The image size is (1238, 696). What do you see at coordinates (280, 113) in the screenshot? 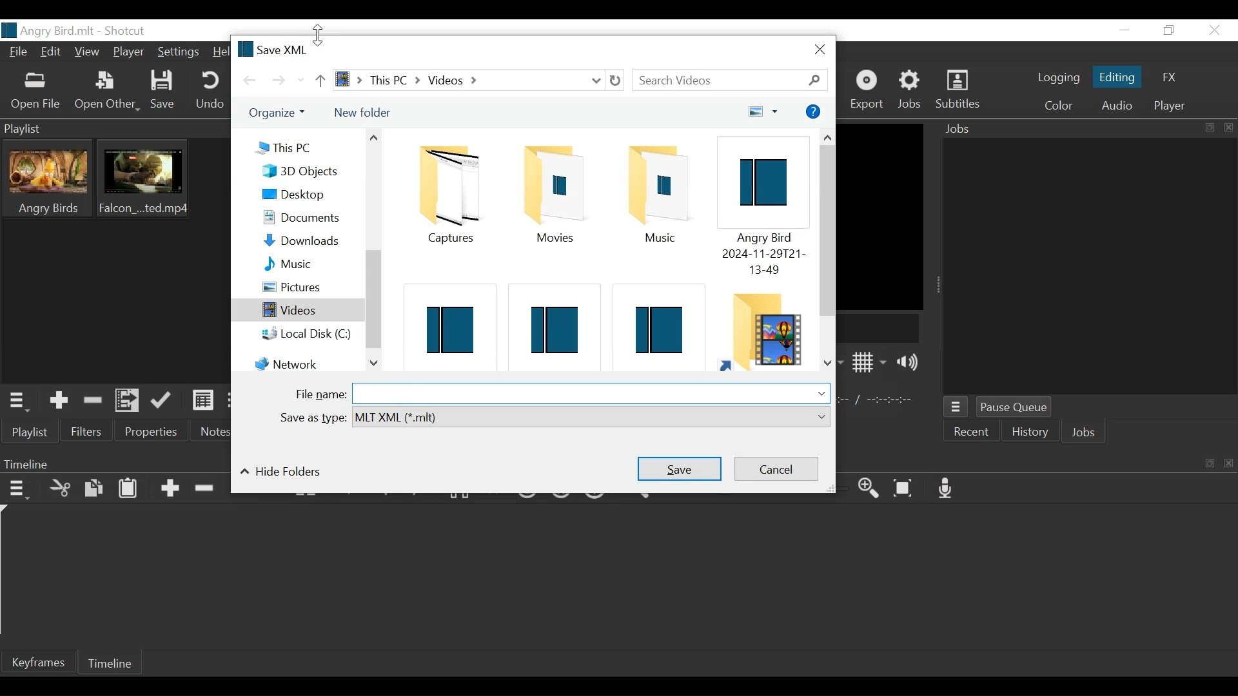
I see `Organize` at bounding box center [280, 113].